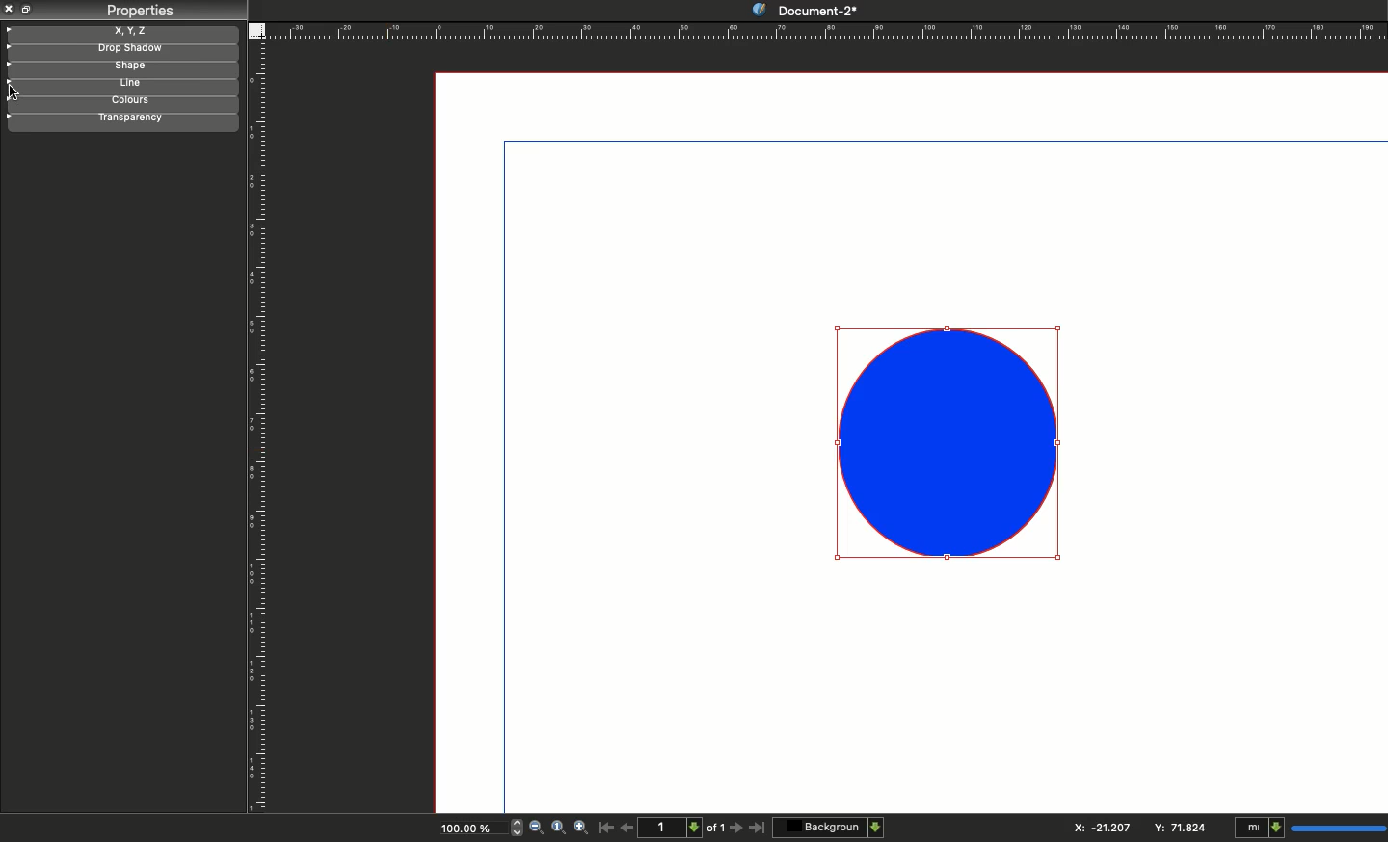 The height and width of the screenshot is (842, 1388). I want to click on Drop shadow, so click(120, 50).